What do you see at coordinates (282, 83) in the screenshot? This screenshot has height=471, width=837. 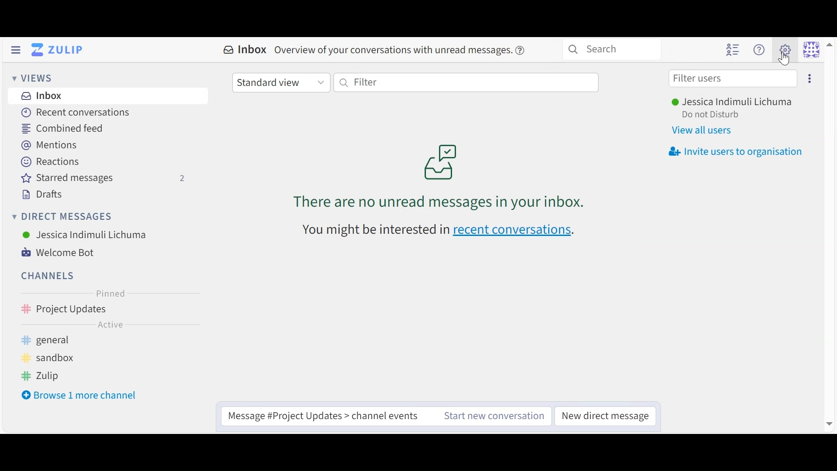 I see `Standard view` at bounding box center [282, 83].